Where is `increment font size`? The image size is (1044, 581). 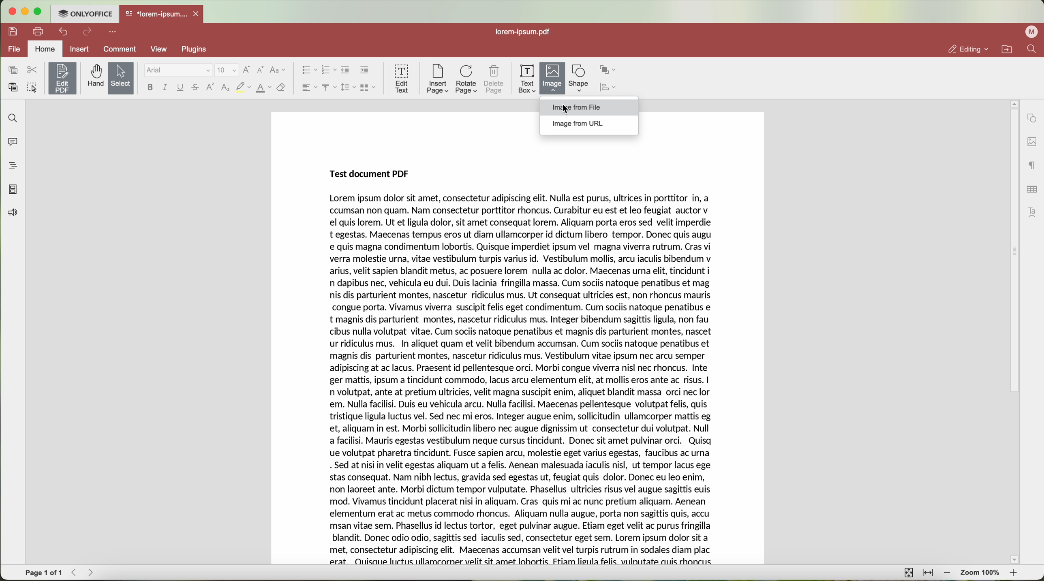
increment font size is located at coordinates (246, 70).